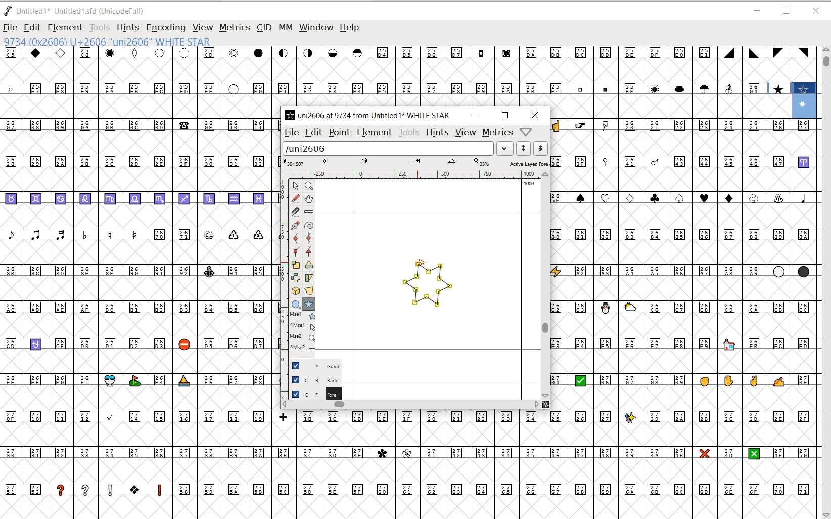 The image size is (831, 519). What do you see at coordinates (816, 11) in the screenshot?
I see `CLOSE` at bounding box center [816, 11].